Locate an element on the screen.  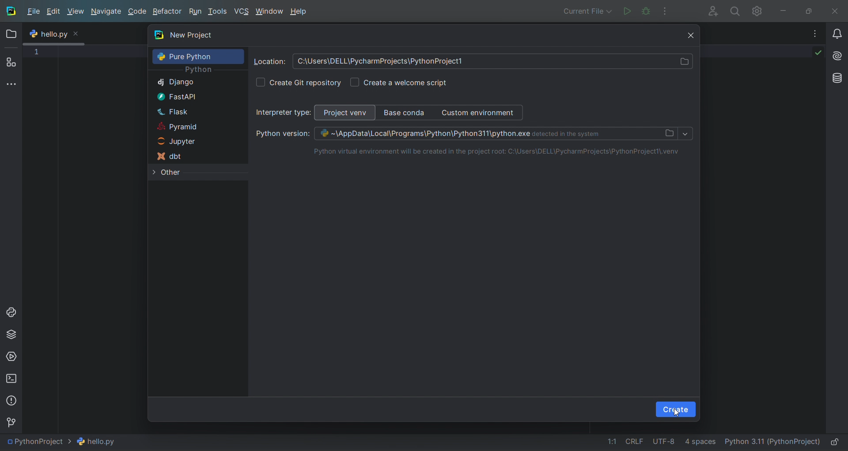
Python virtual environment will be created in the project root: C:\Users\DELL\PycharmProjects\PythonProjectl\.venv is located at coordinates (490, 152).